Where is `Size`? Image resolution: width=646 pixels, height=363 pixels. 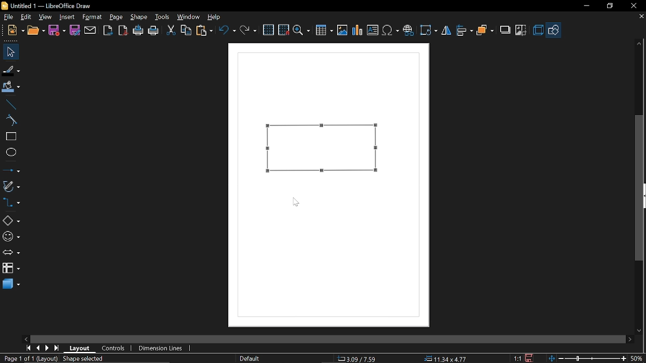
Size is located at coordinates (443, 358).